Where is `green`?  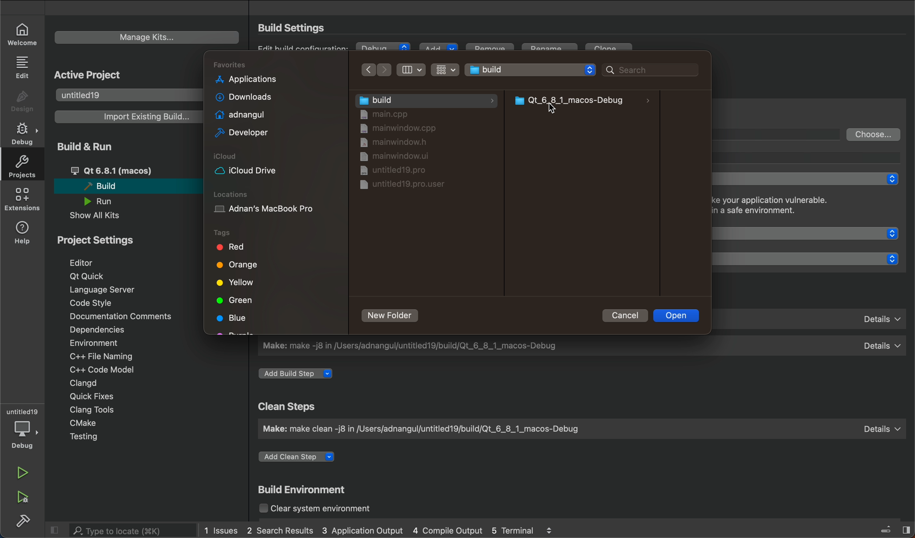 green is located at coordinates (236, 300).